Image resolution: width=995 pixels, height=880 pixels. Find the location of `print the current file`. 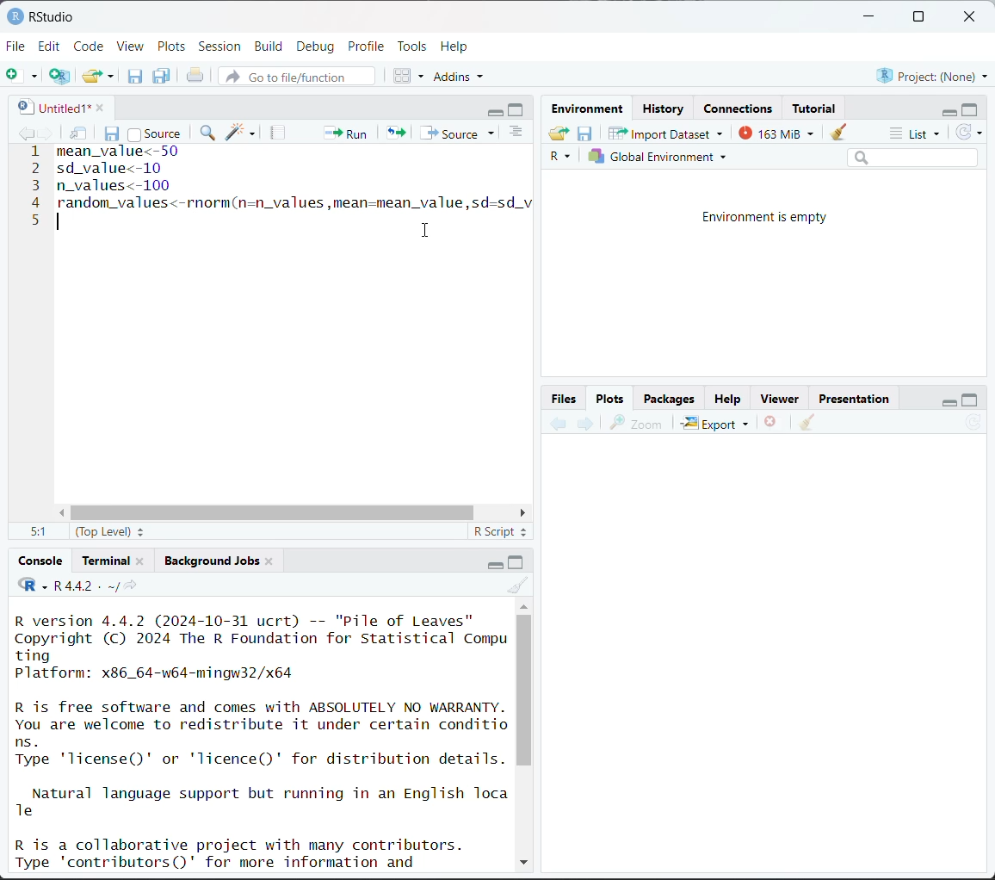

print the current file is located at coordinates (196, 76).